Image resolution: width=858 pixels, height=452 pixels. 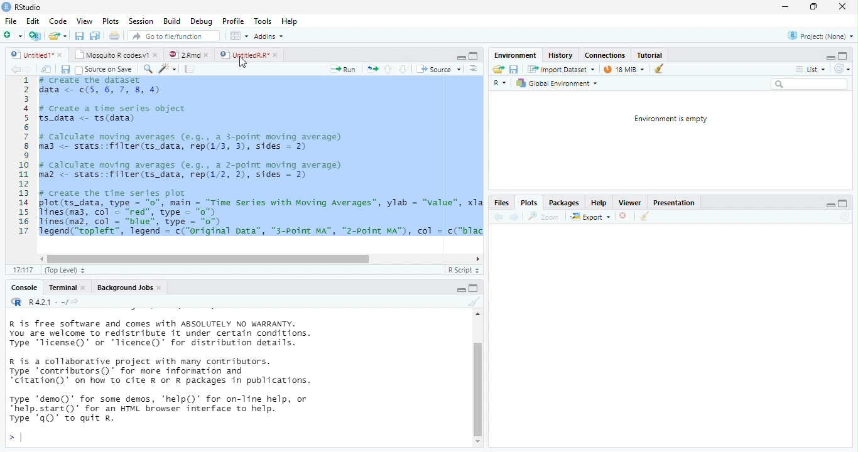 I want to click on List, so click(x=810, y=70).